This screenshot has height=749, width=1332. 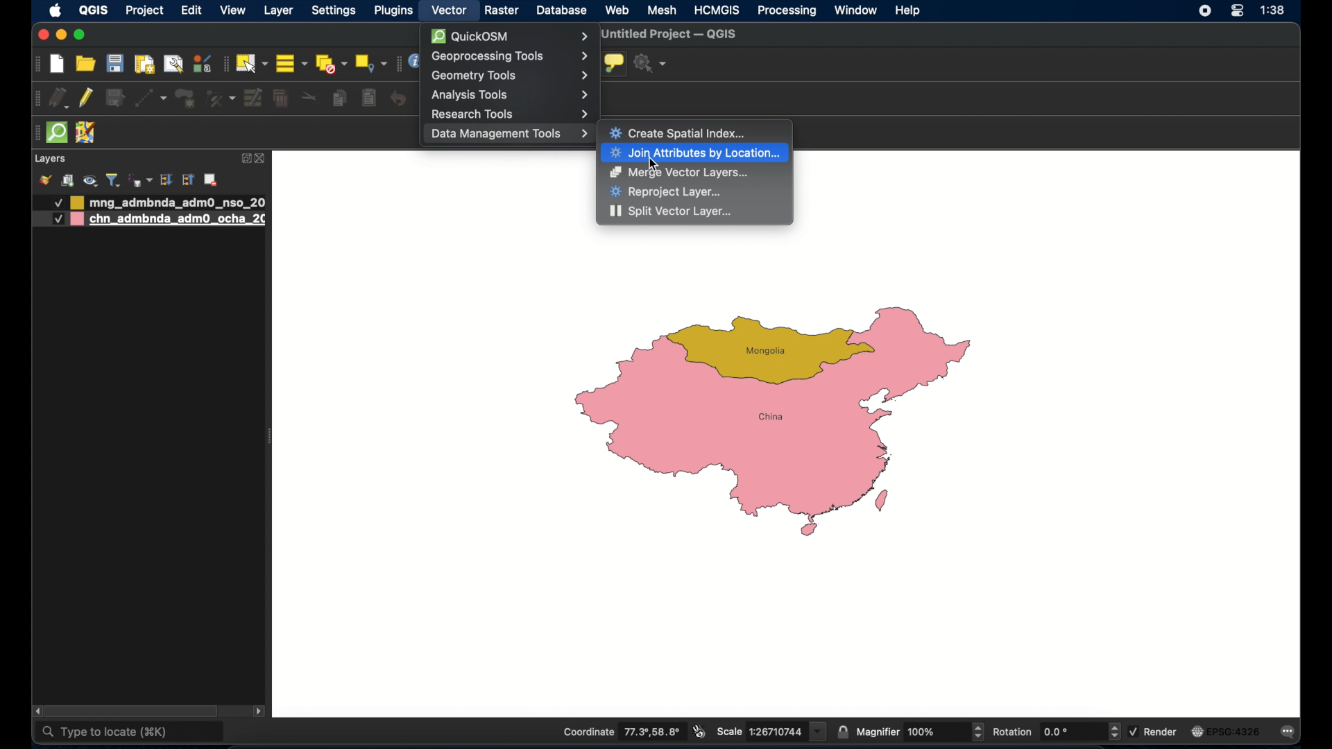 What do you see at coordinates (244, 158) in the screenshot?
I see `expand` at bounding box center [244, 158].